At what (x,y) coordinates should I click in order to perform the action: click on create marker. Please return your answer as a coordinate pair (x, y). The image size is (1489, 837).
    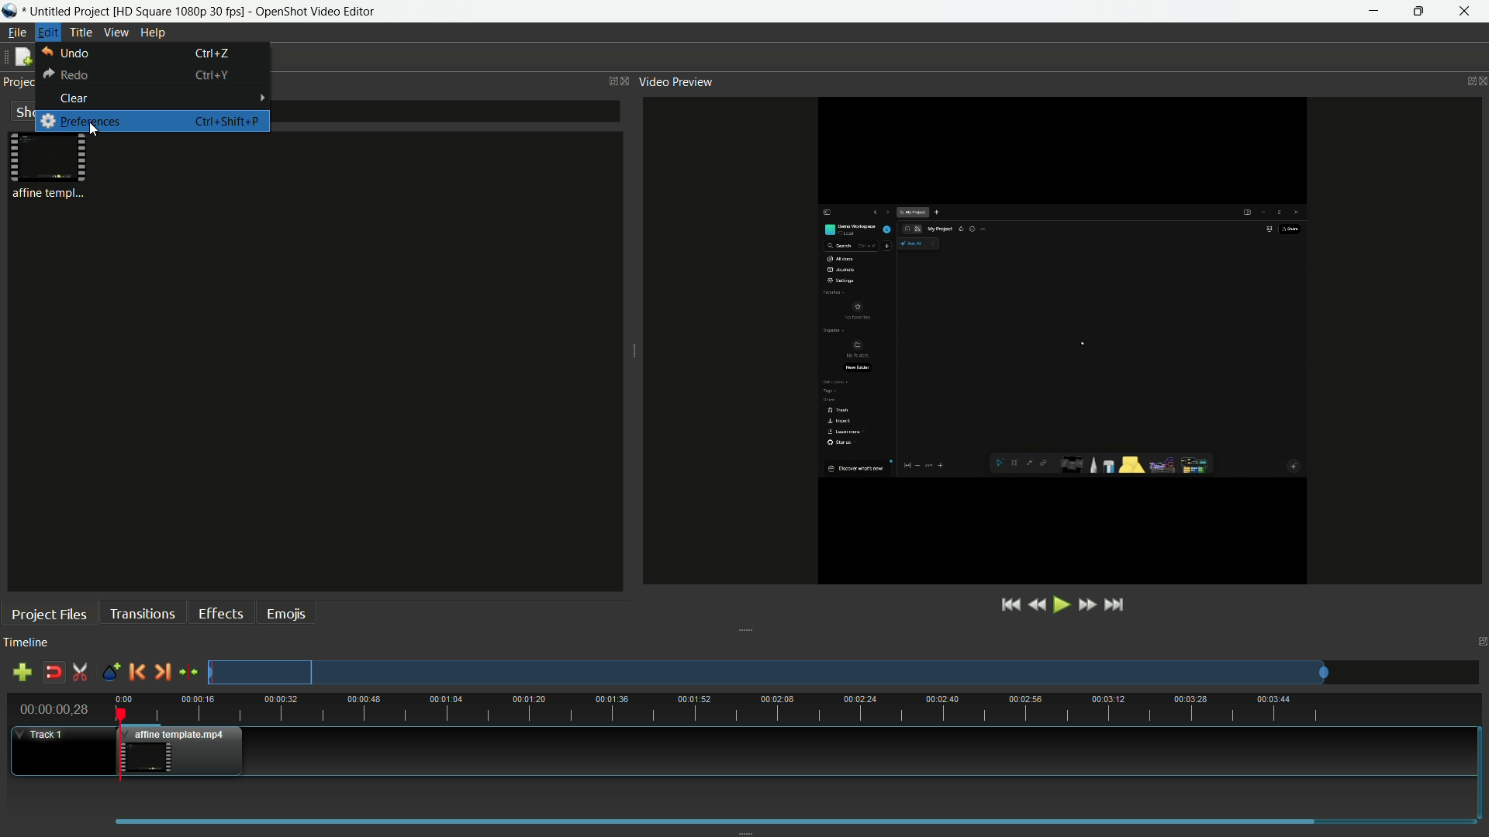
    Looking at the image, I should click on (108, 673).